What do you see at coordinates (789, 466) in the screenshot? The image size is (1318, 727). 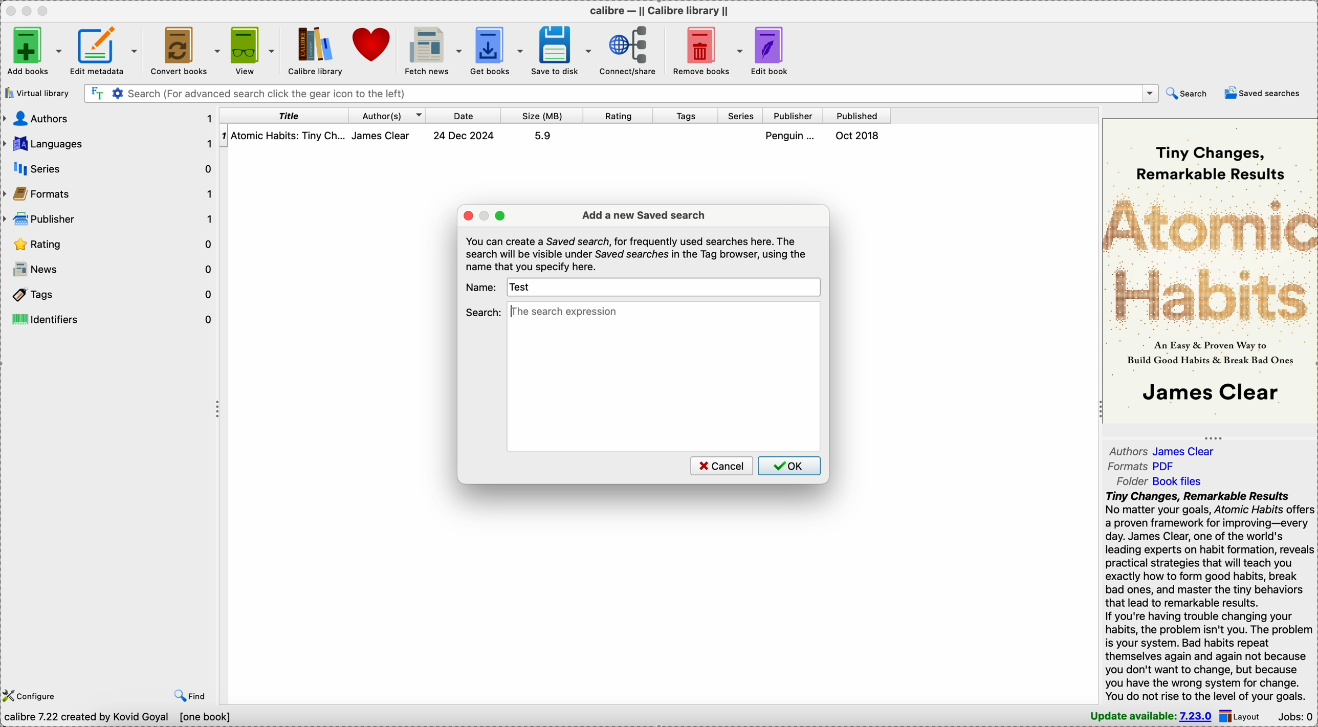 I see `OK` at bounding box center [789, 466].